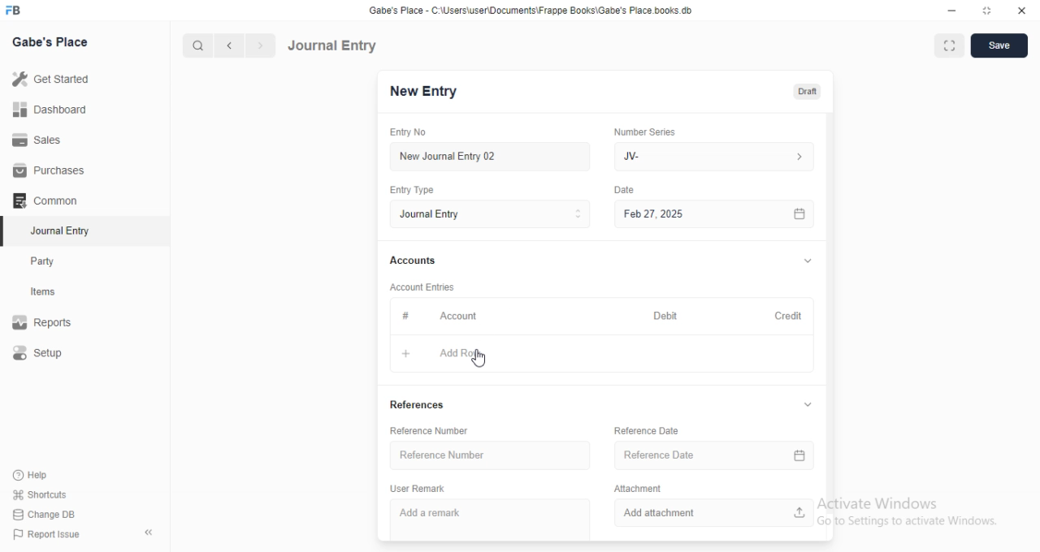 This screenshot has width=1040, height=552. What do you see at coordinates (45, 513) in the screenshot?
I see `| Change DB` at bounding box center [45, 513].